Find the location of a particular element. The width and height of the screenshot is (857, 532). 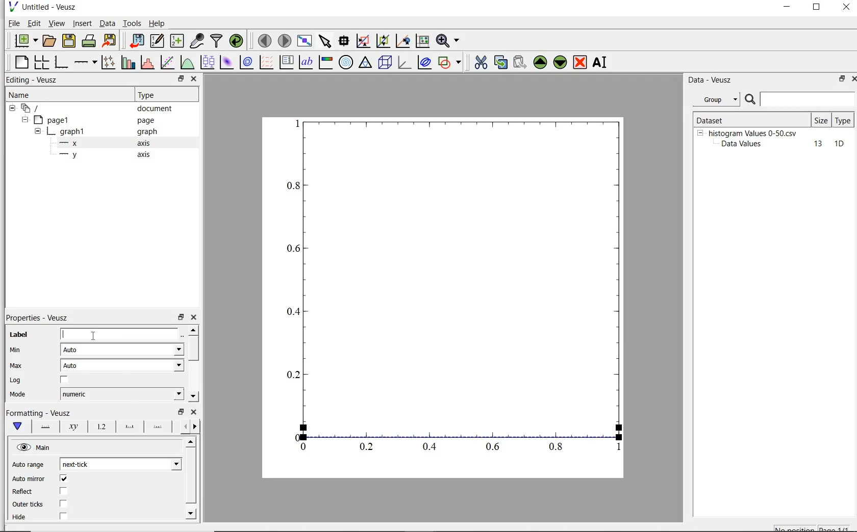

10 is located at coordinates (839, 144).